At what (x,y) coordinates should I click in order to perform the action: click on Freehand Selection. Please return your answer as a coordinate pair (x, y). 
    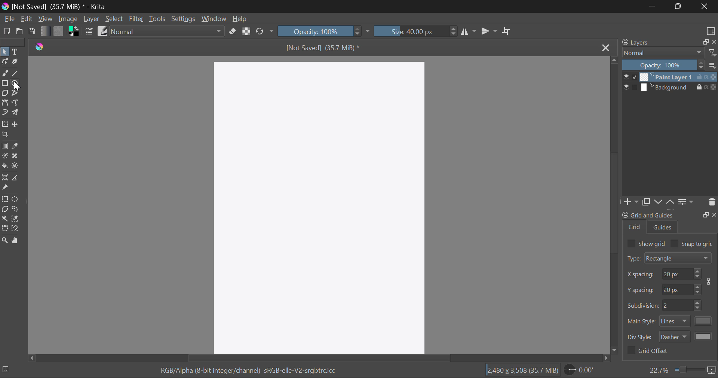
    Looking at the image, I should click on (16, 210).